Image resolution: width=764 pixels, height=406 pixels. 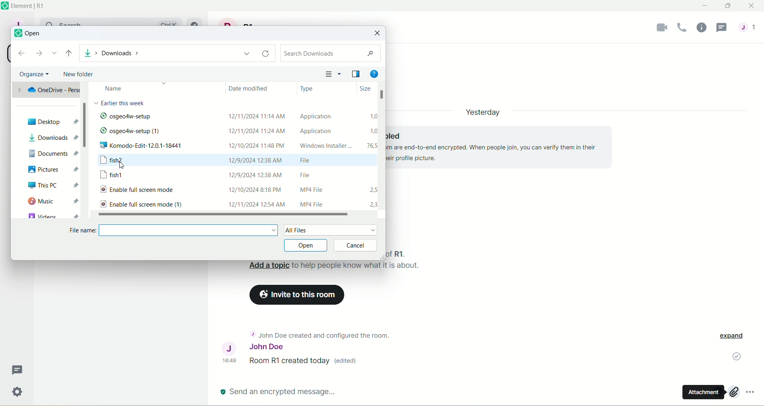 What do you see at coordinates (53, 187) in the screenshot?
I see `this PC ` at bounding box center [53, 187].